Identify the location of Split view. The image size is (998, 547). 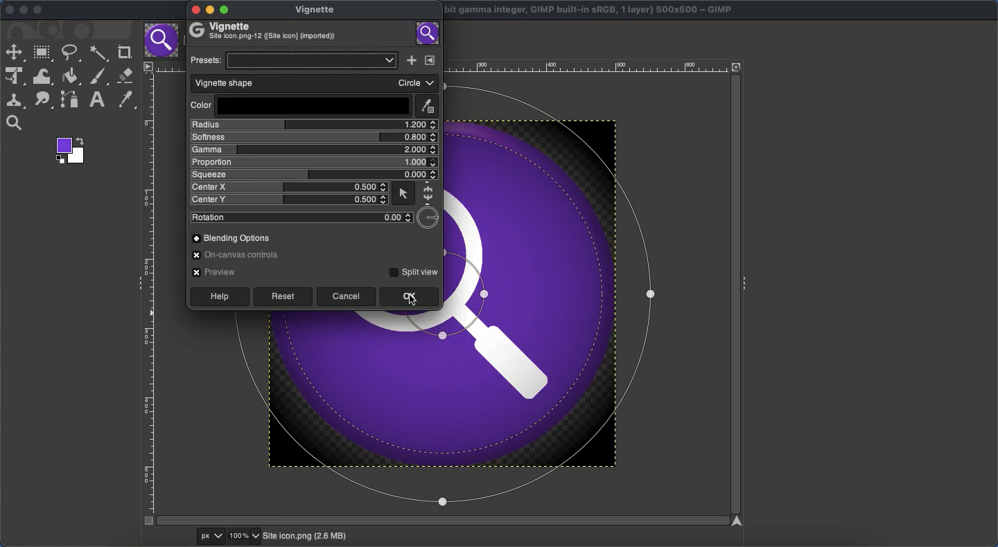
(415, 270).